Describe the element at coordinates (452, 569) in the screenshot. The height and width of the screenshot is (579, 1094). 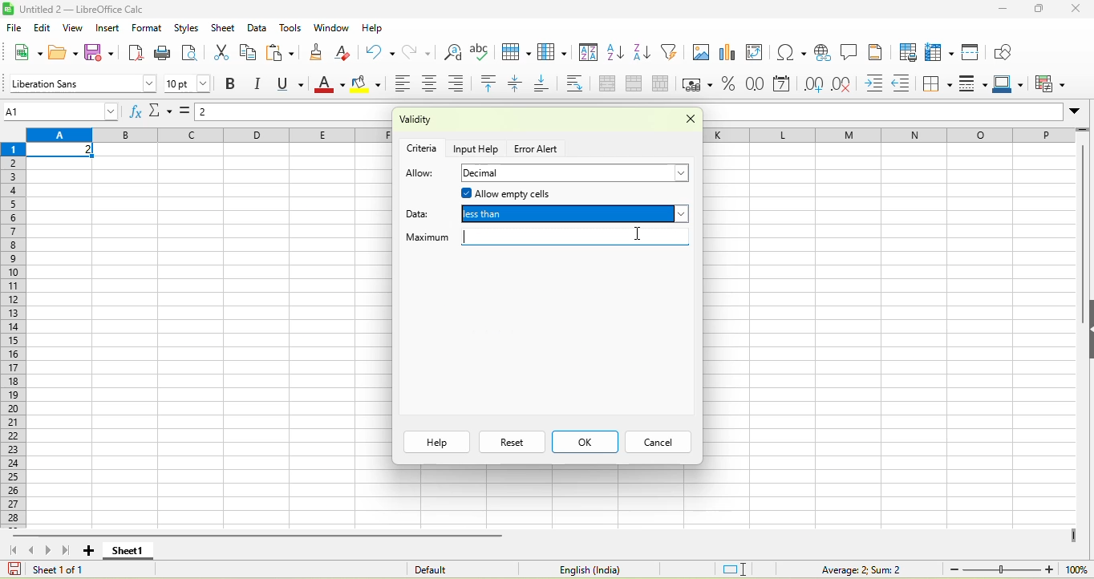
I see `default` at that location.